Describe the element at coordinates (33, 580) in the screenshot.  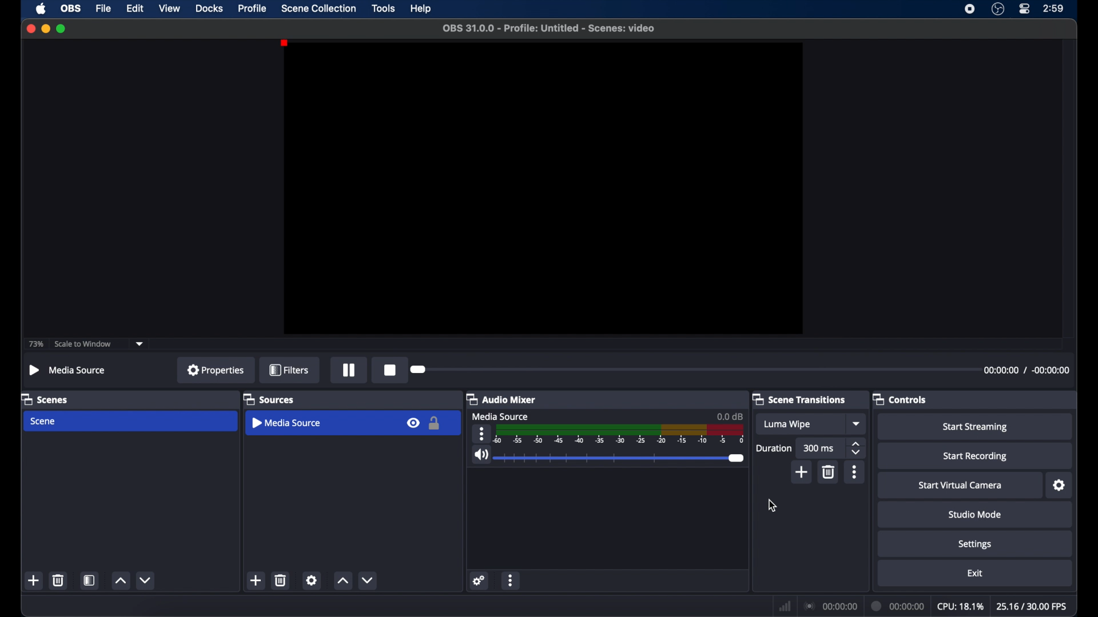
I see `add` at that location.